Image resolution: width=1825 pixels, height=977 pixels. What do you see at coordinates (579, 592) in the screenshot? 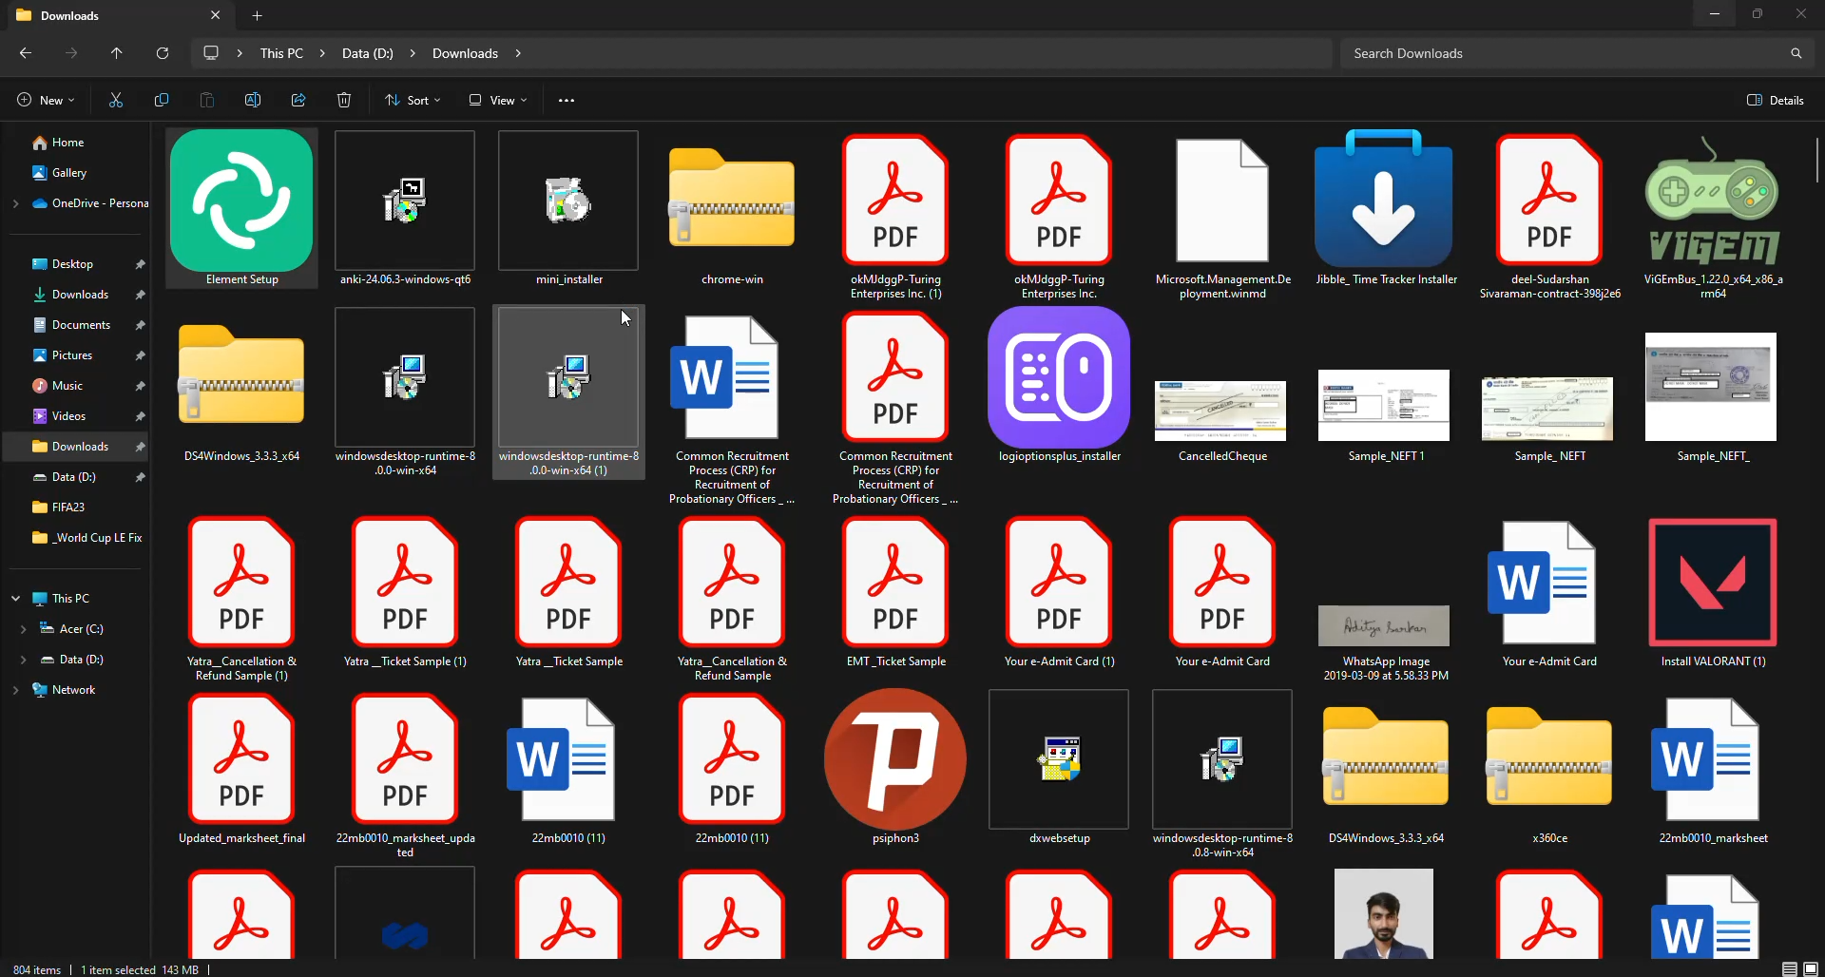
I see `file` at bounding box center [579, 592].